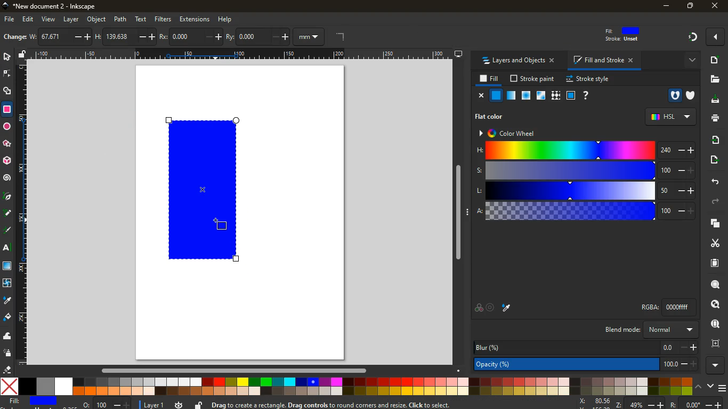  What do you see at coordinates (717, 364) in the screenshot?
I see `more` at bounding box center [717, 364].